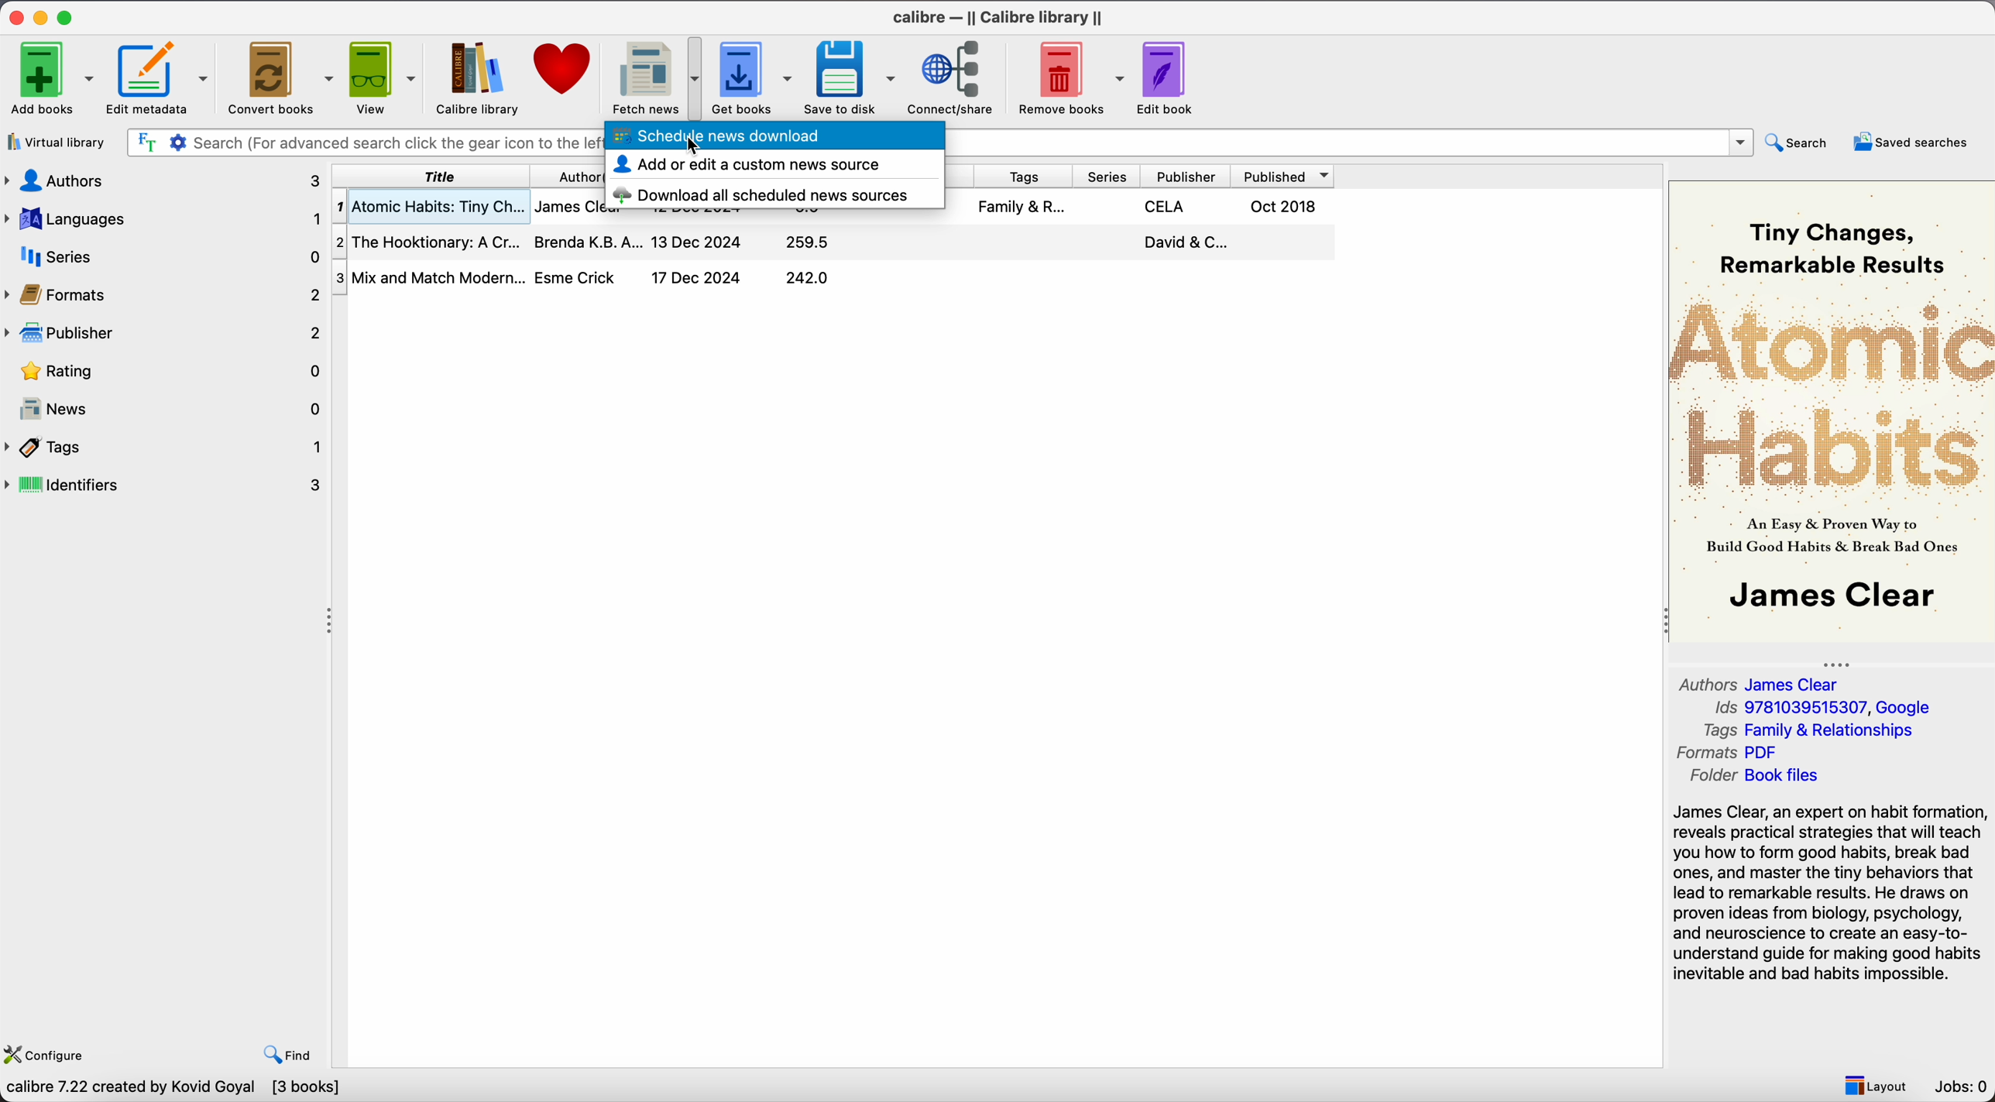 The image size is (1995, 1102). I want to click on download all scheduled news sources, so click(765, 193).